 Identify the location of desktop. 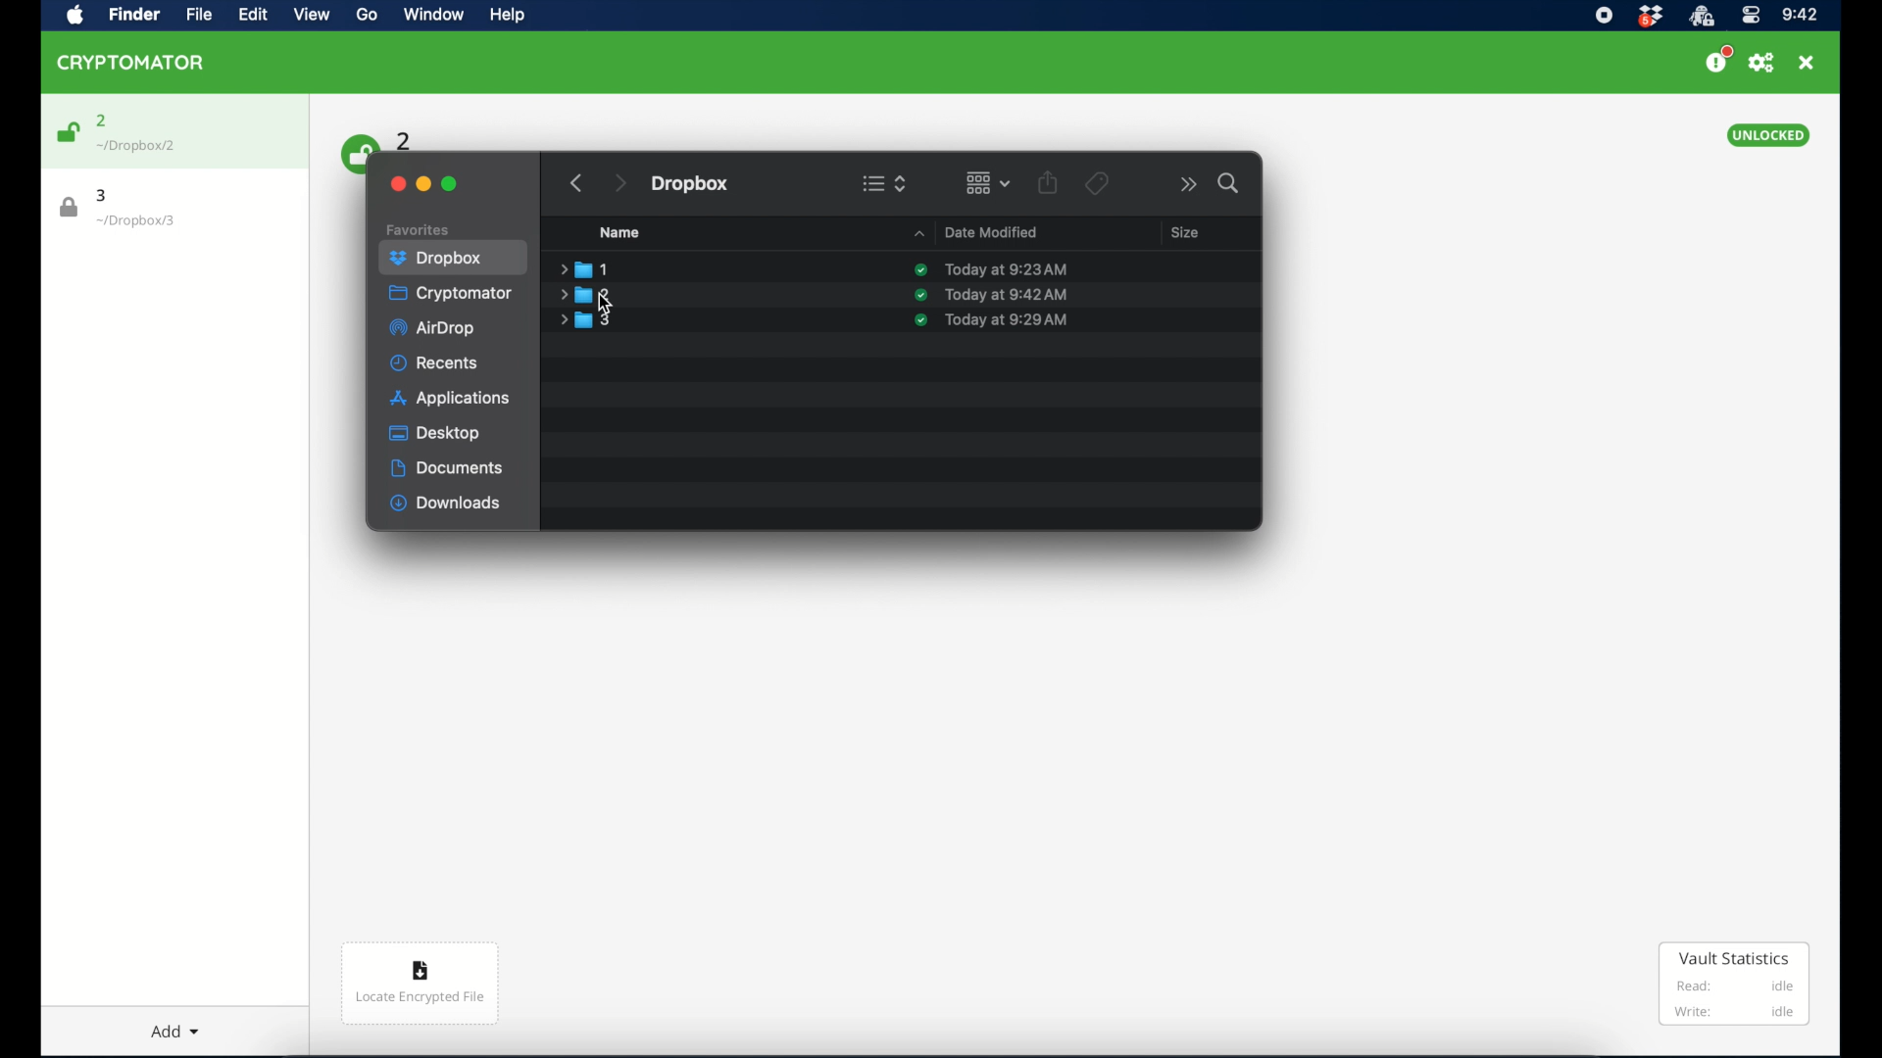
(436, 433).